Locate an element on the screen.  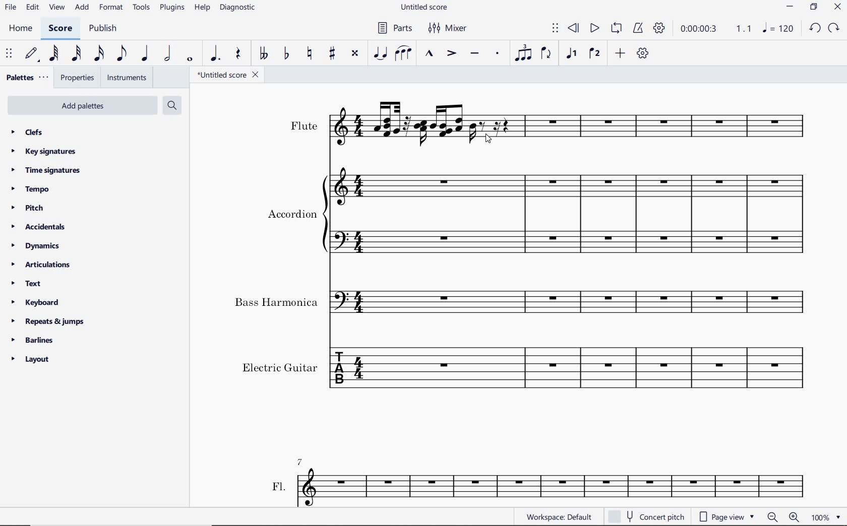
view is located at coordinates (57, 8).